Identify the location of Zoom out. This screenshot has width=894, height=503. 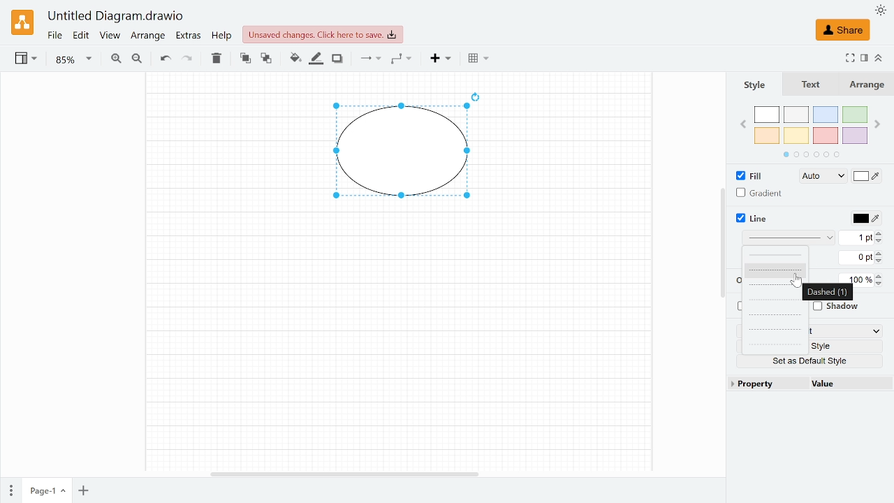
(139, 60).